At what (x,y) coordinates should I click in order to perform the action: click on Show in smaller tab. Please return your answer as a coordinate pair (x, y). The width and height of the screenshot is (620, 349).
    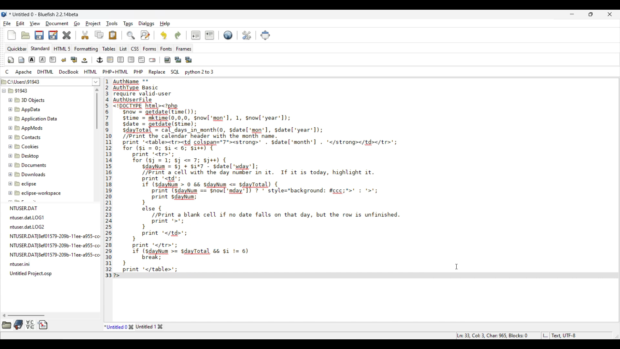
    Looking at the image, I should click on (591, 14).